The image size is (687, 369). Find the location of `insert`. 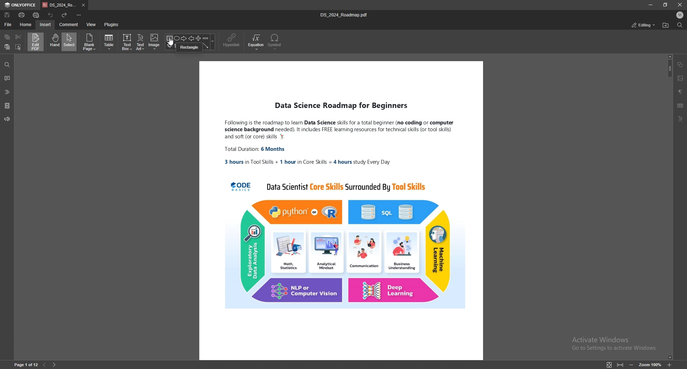

insert is located at coordinates (45, 25).